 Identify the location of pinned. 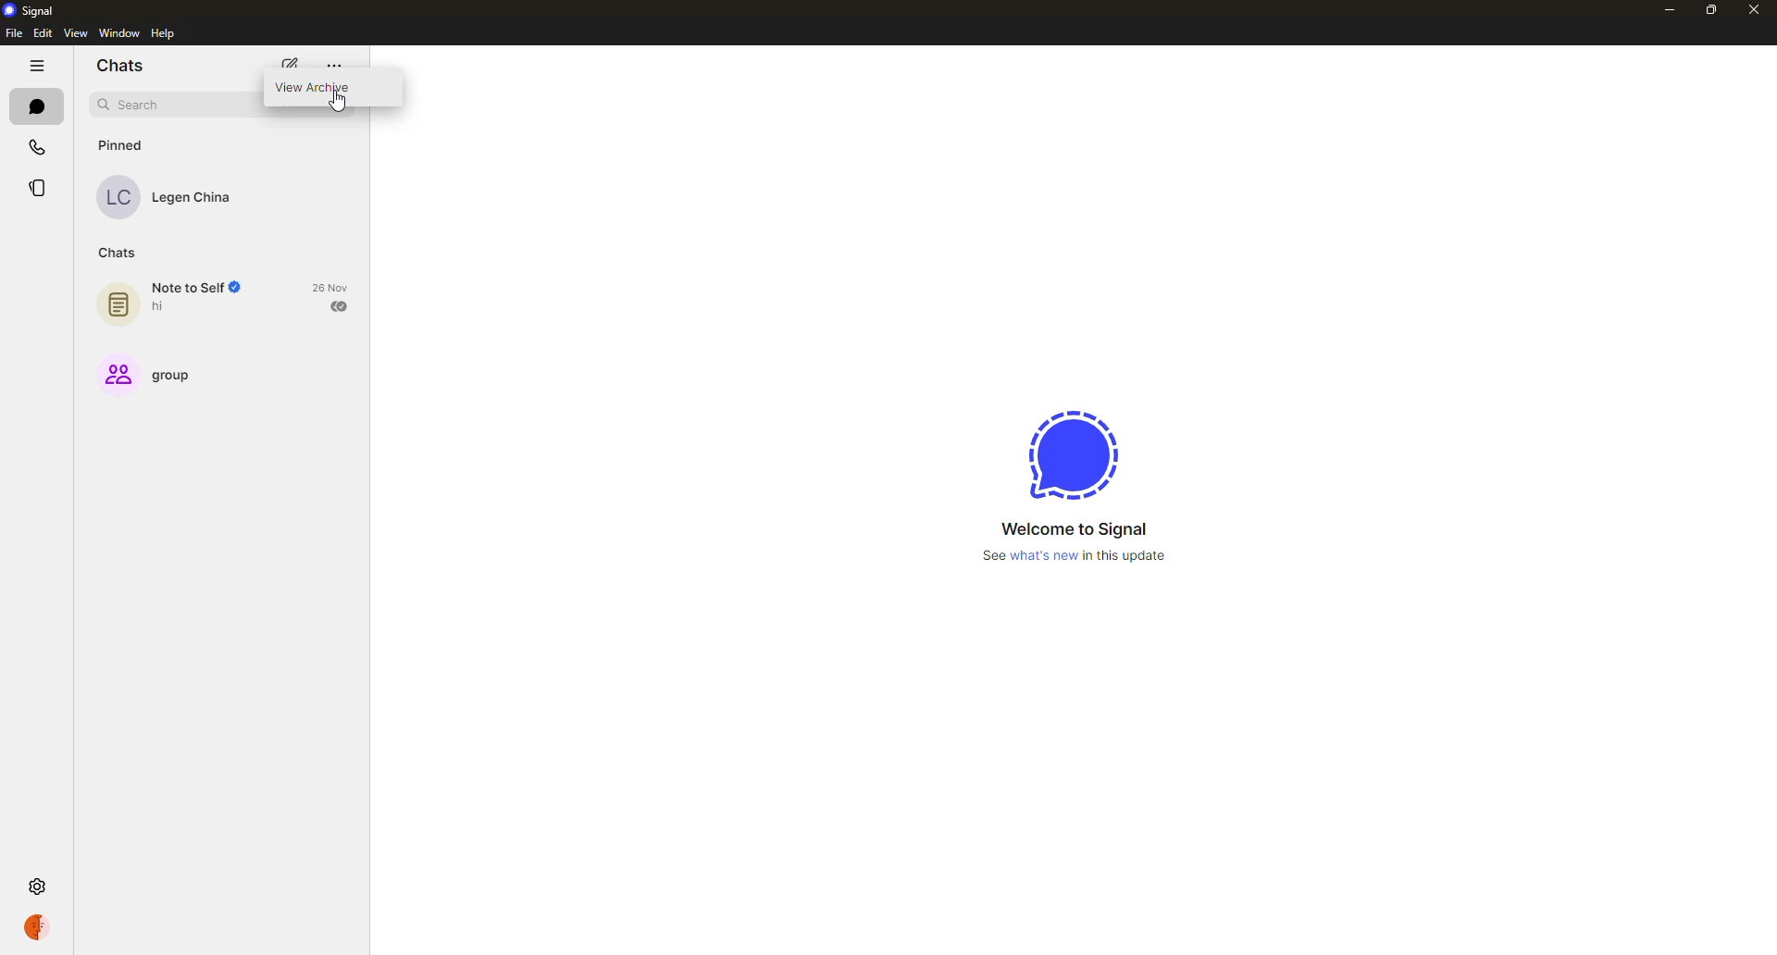
(122, 145).